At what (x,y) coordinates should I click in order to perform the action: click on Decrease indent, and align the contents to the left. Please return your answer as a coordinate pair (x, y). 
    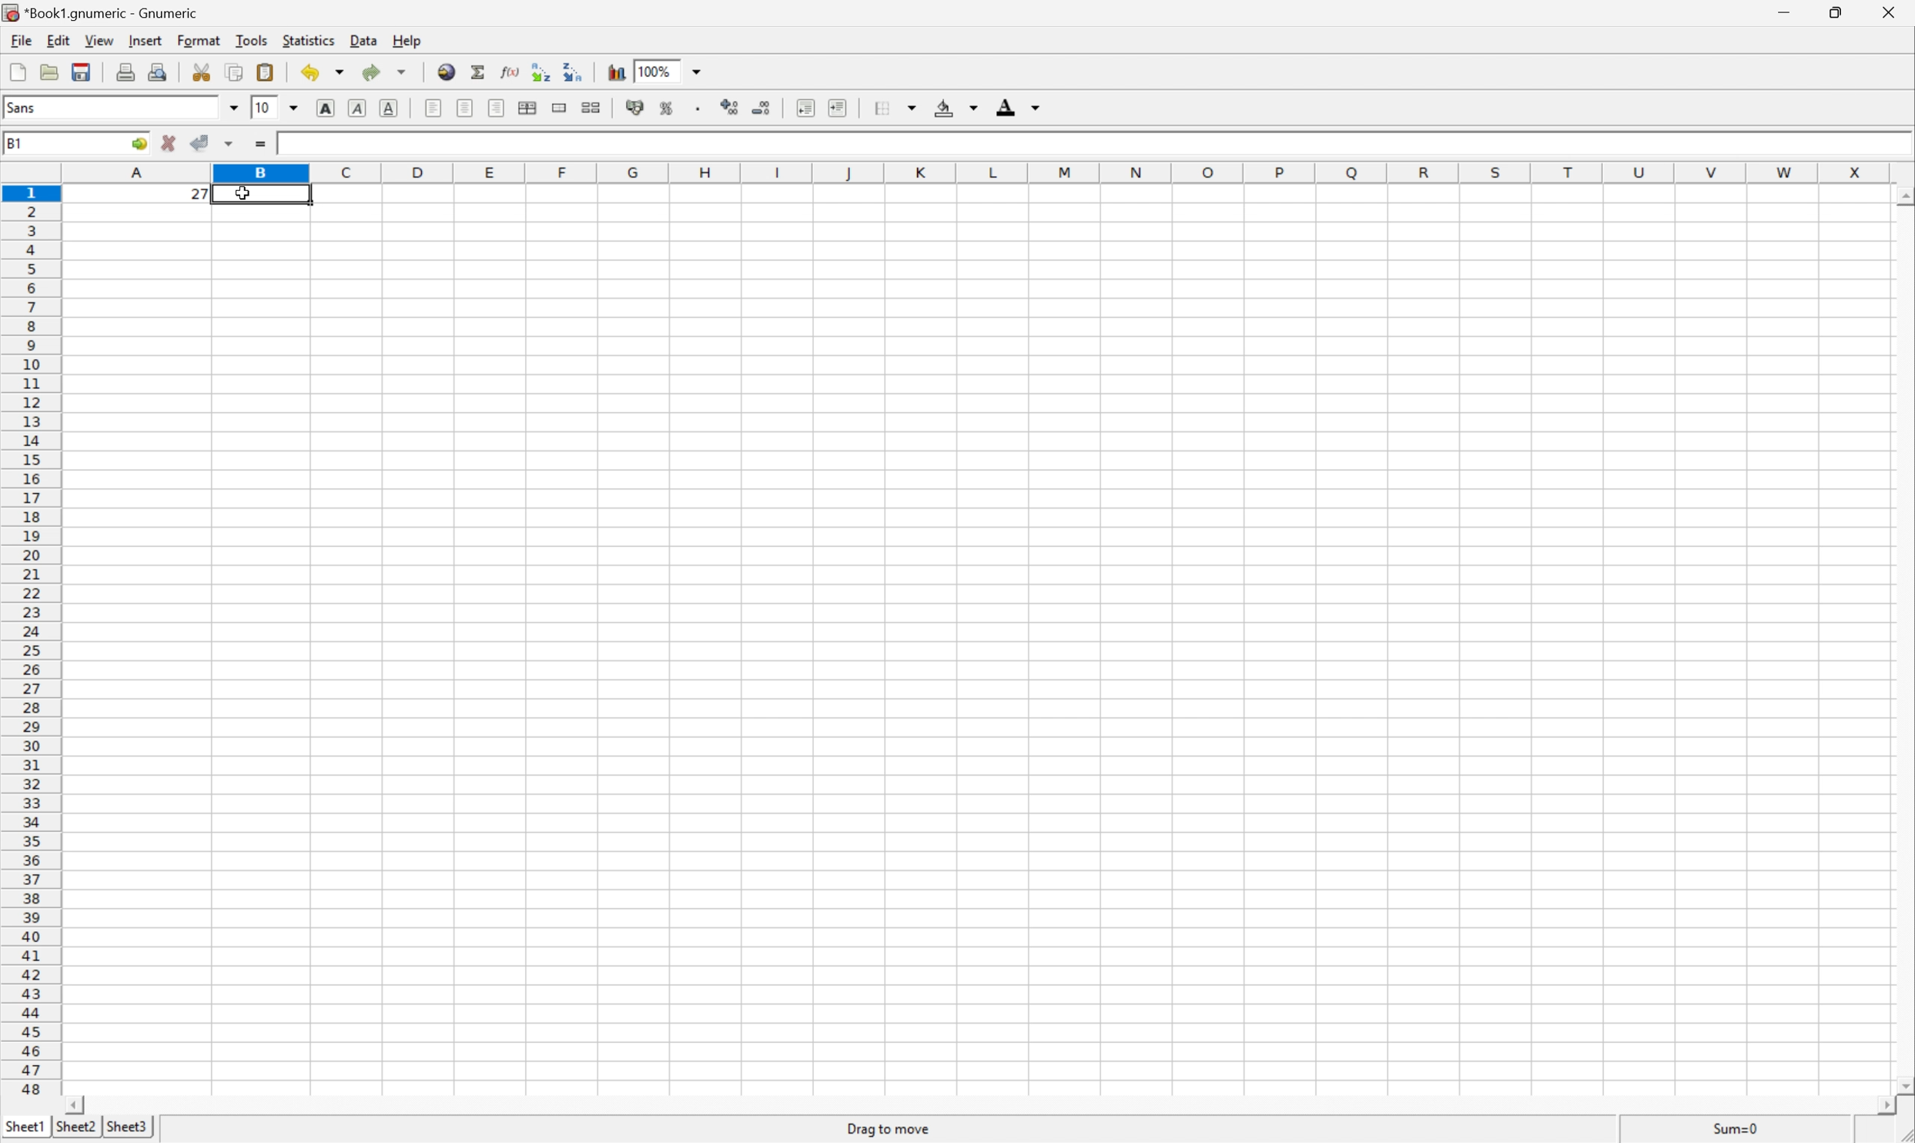
    Looking at the image, I should click on (805, 107).